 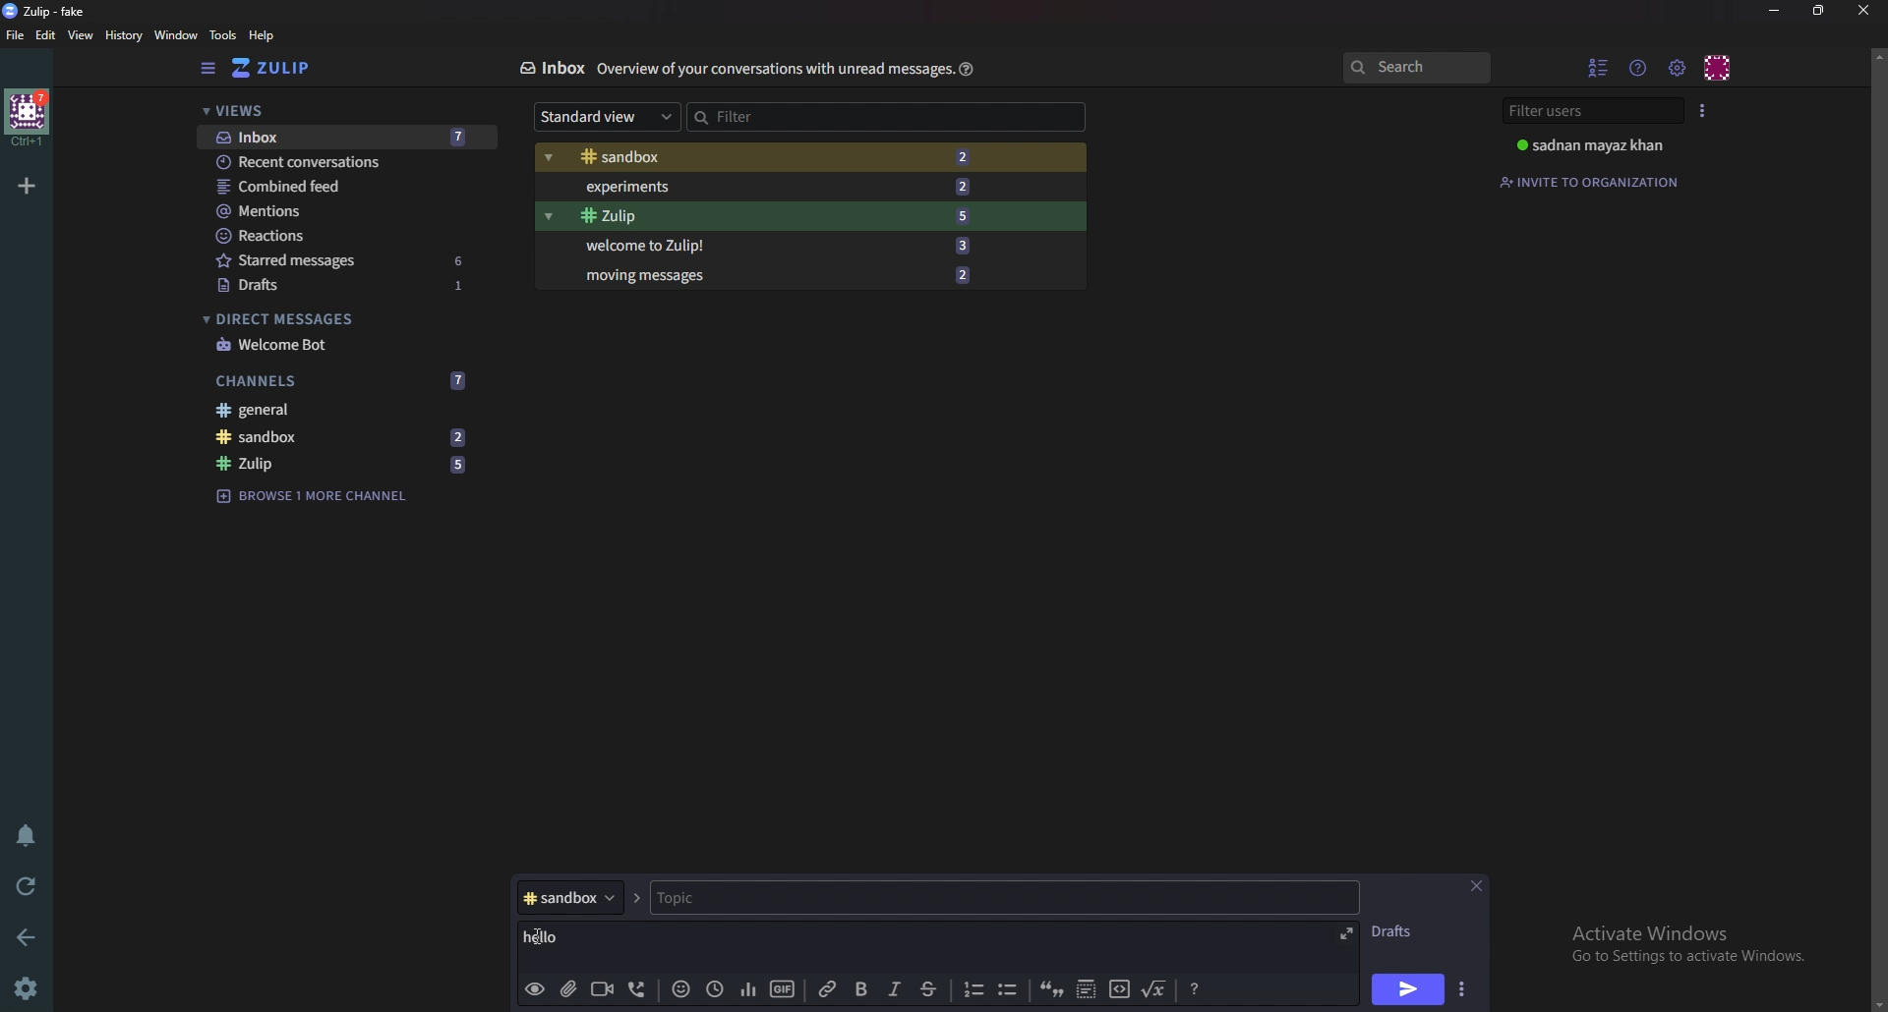 I want to click on video call, so click(x=602, y=989).